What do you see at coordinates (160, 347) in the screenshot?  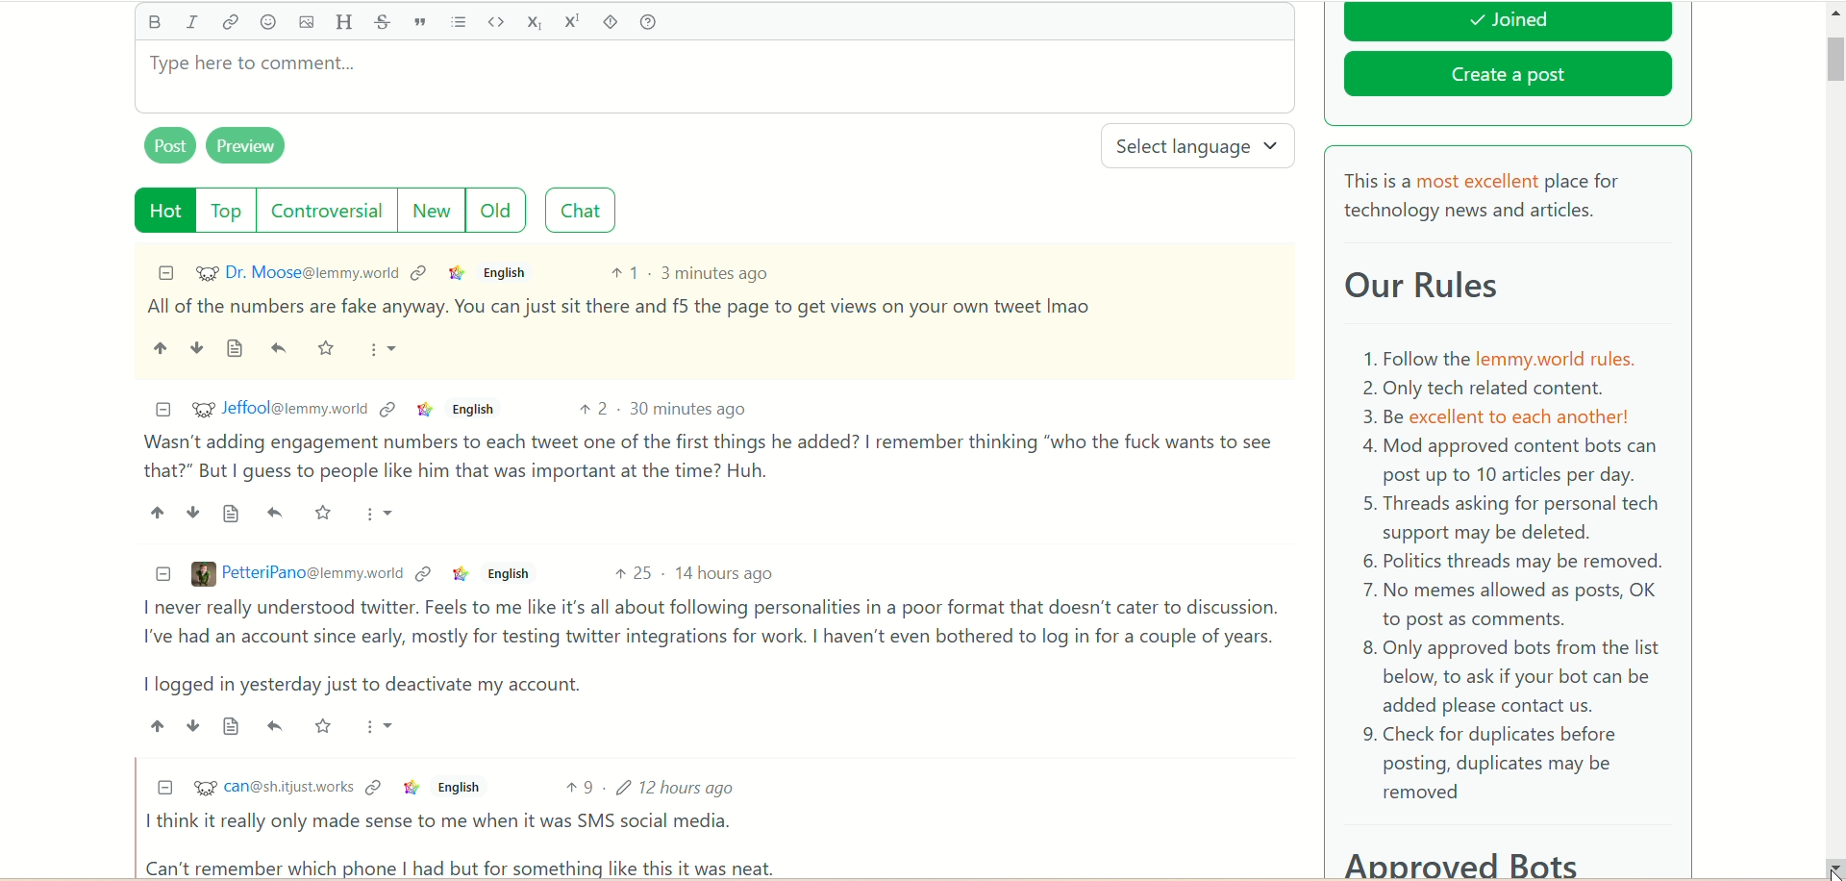 I see `Upvote ` at bounding box center [160, 347].